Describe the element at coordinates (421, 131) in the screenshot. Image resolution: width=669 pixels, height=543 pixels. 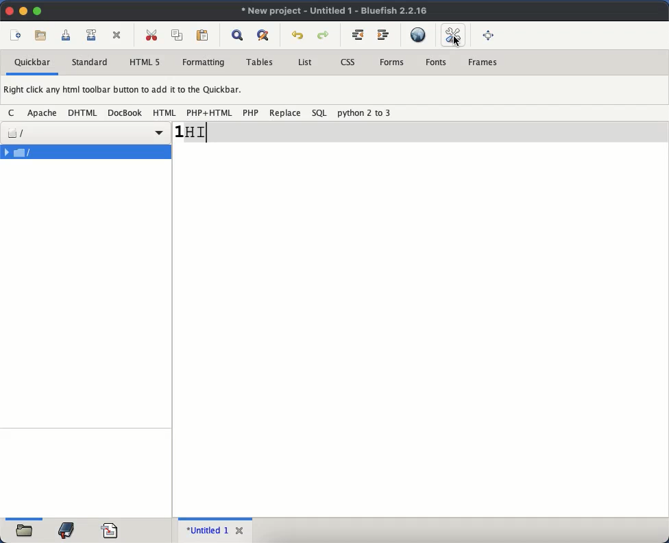
I see `line` at that location.